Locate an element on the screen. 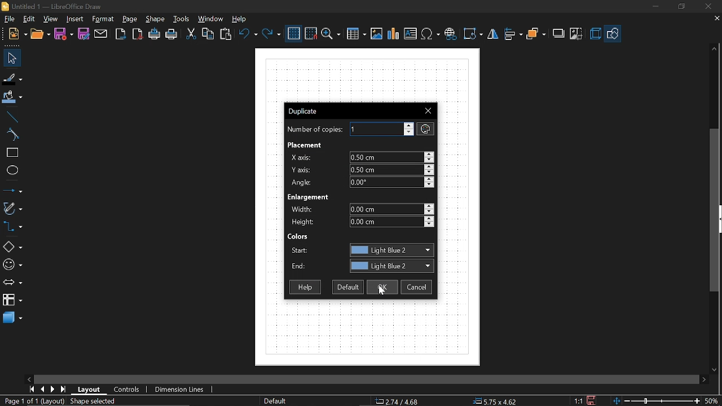 The width and height of the screenshot is (722, 406). Height is located at coordinates (303, 222).